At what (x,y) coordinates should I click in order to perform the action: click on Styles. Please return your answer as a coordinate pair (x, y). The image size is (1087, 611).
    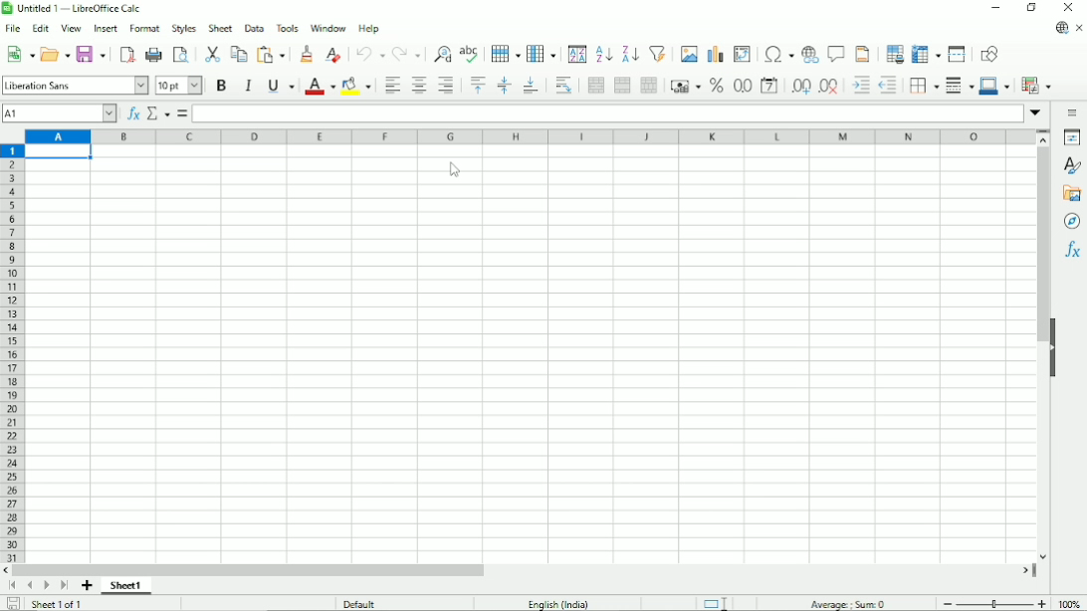
    Looking at the image, I should click on (183, 28).